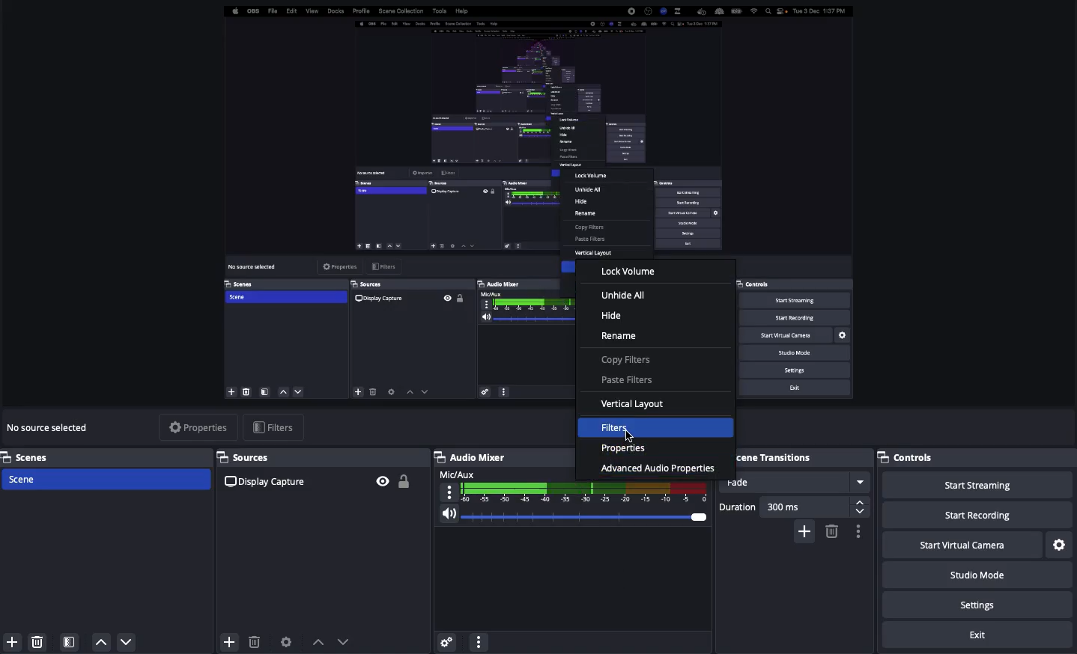  Describe the element at coordinates (980, 635) in the screenshot. I see `Exit` at that location.